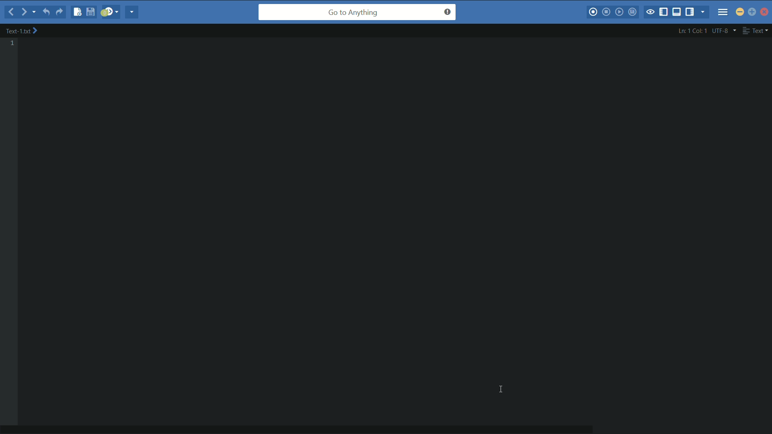 The height and width of the screenshot is (434, 772). I want to click on show/hide left pane , so click(664, 11).